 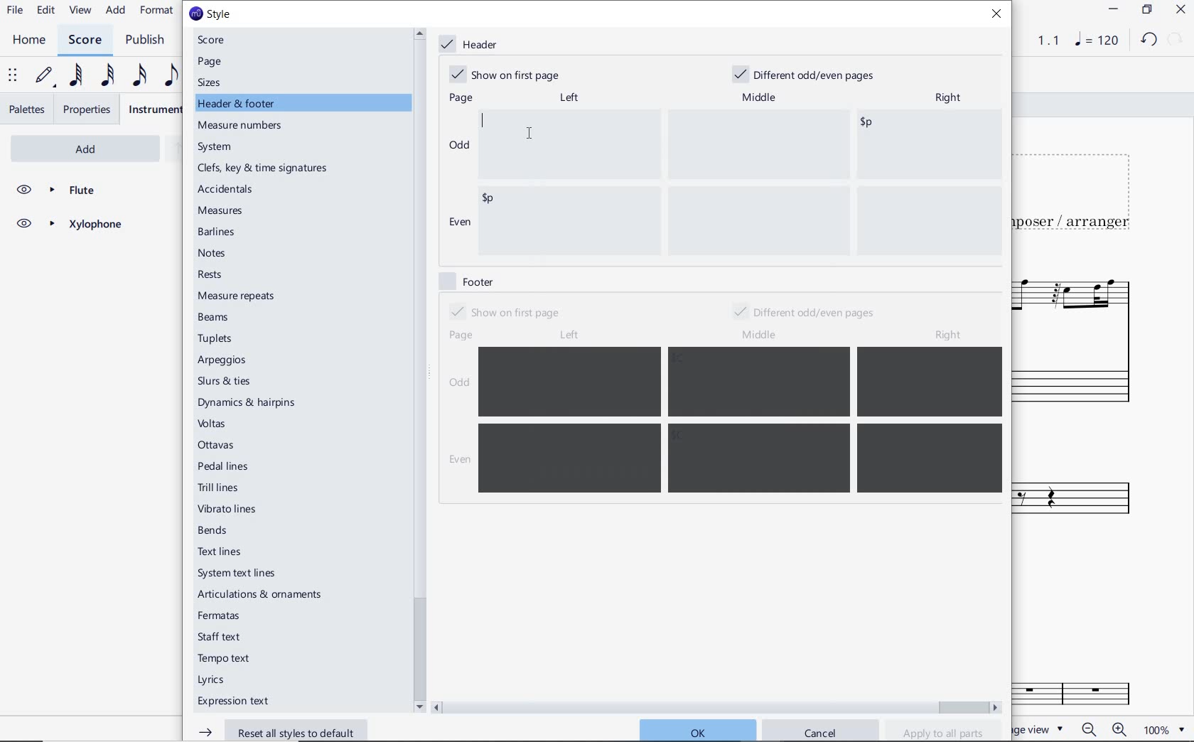 I want to click on notes, so click(x=213, y=253).